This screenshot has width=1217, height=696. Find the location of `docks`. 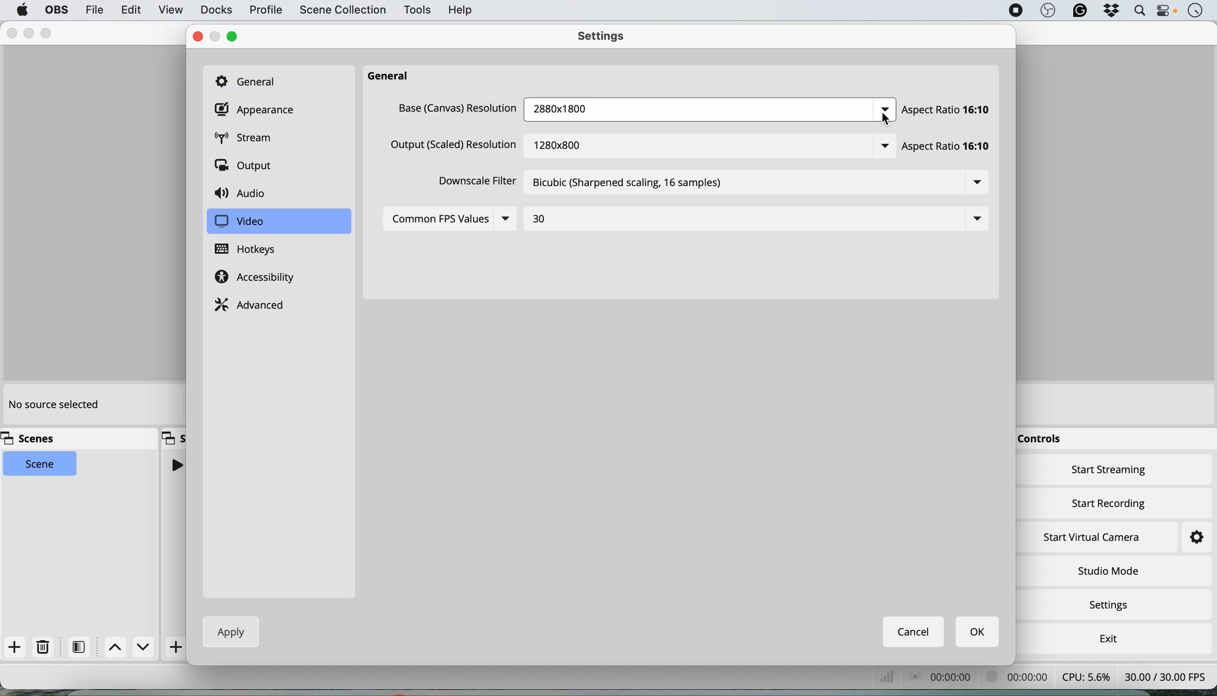

docks is located at coordinates (216, 10).